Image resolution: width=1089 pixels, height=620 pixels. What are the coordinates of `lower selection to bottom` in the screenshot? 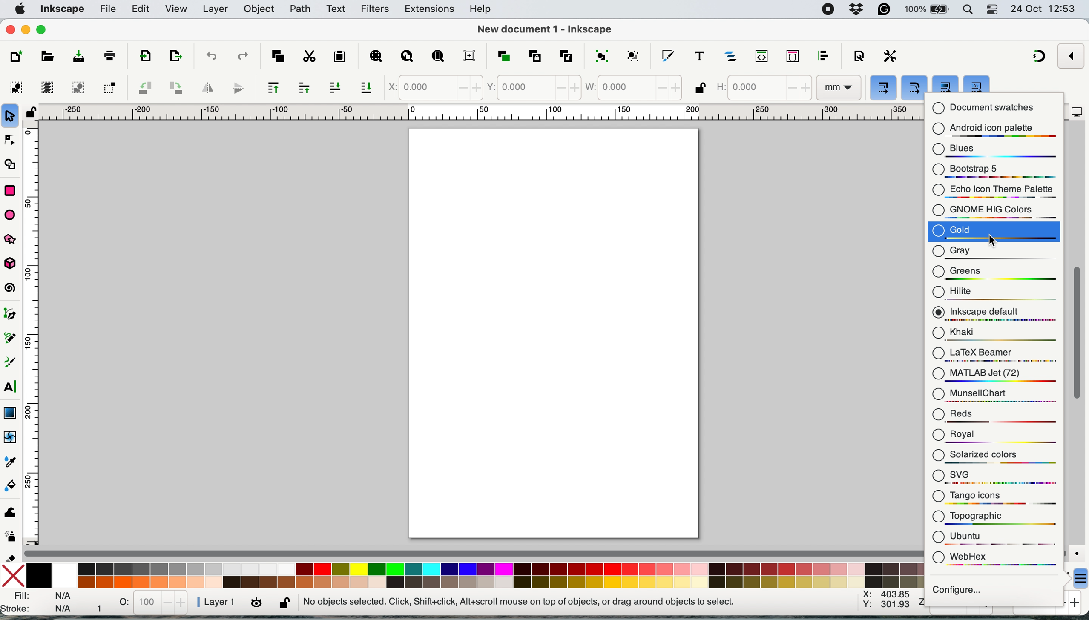 It's located at (366, 87).